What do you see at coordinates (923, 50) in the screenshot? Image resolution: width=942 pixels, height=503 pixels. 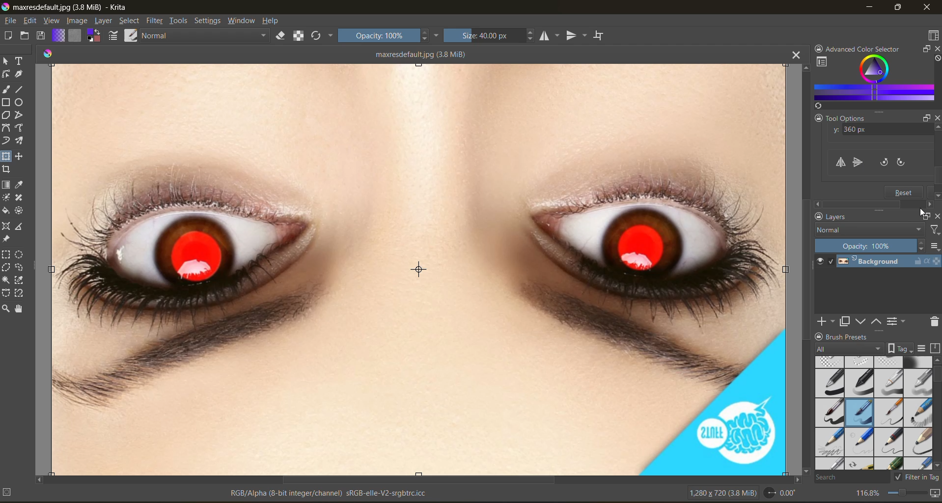 I see `float docker` at bounding box center [923, 50].